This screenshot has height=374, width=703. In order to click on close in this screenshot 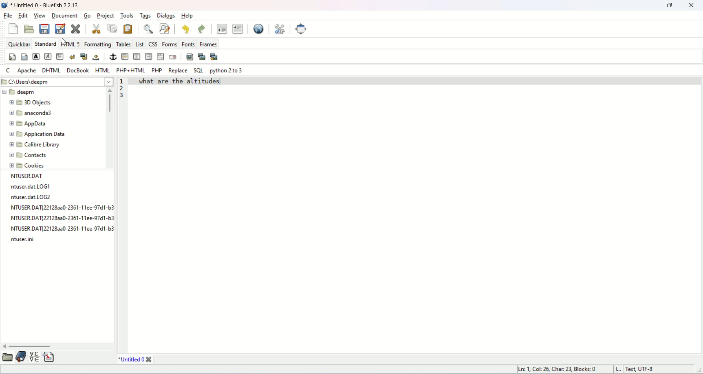, I will do `click(691, 5)`.